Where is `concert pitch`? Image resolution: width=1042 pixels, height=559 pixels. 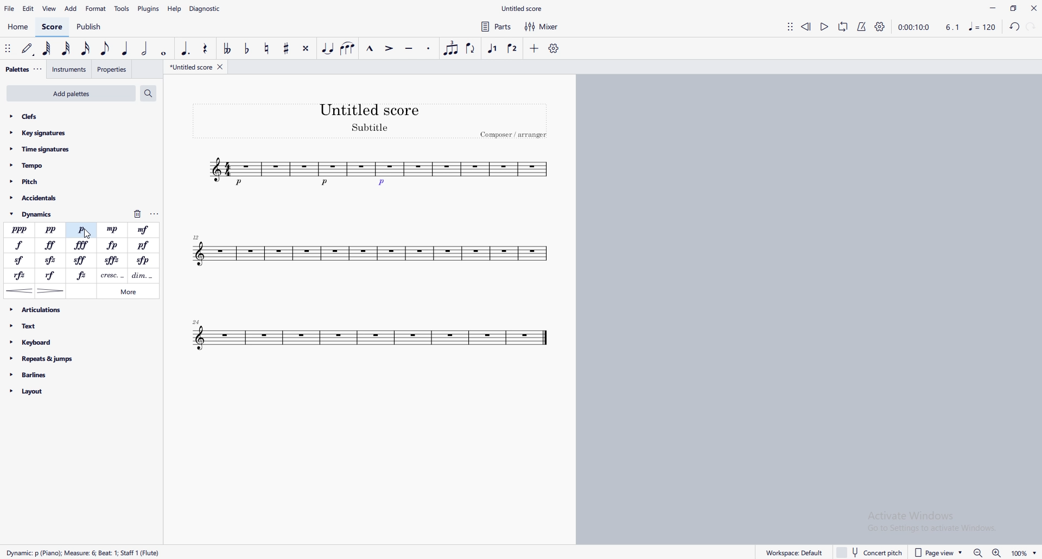
concert pitch is located at coordinates (870, 552).